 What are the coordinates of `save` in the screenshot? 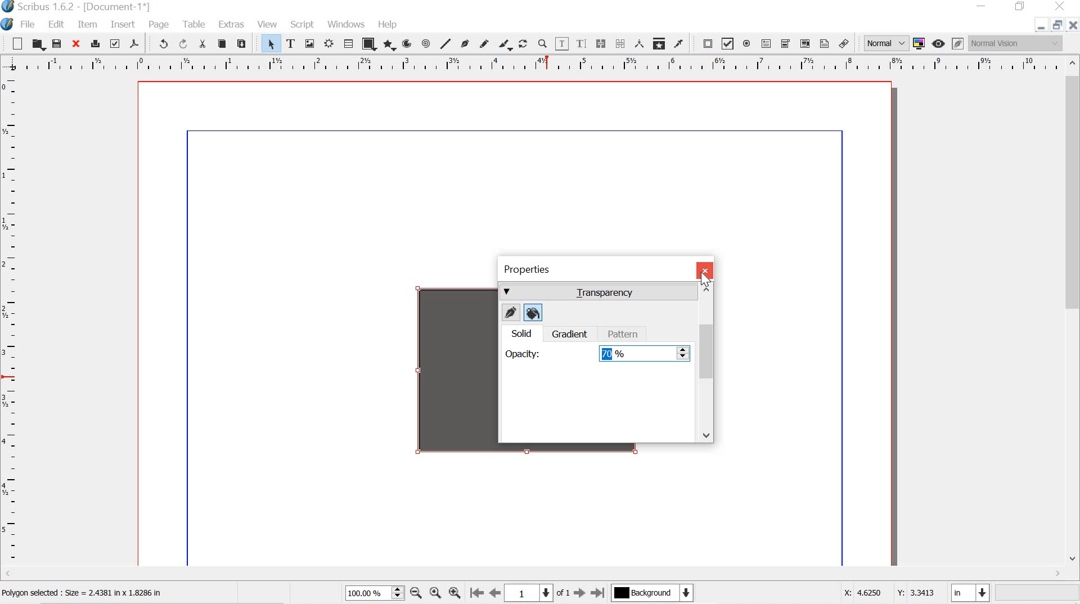 It's located at (57, 44).